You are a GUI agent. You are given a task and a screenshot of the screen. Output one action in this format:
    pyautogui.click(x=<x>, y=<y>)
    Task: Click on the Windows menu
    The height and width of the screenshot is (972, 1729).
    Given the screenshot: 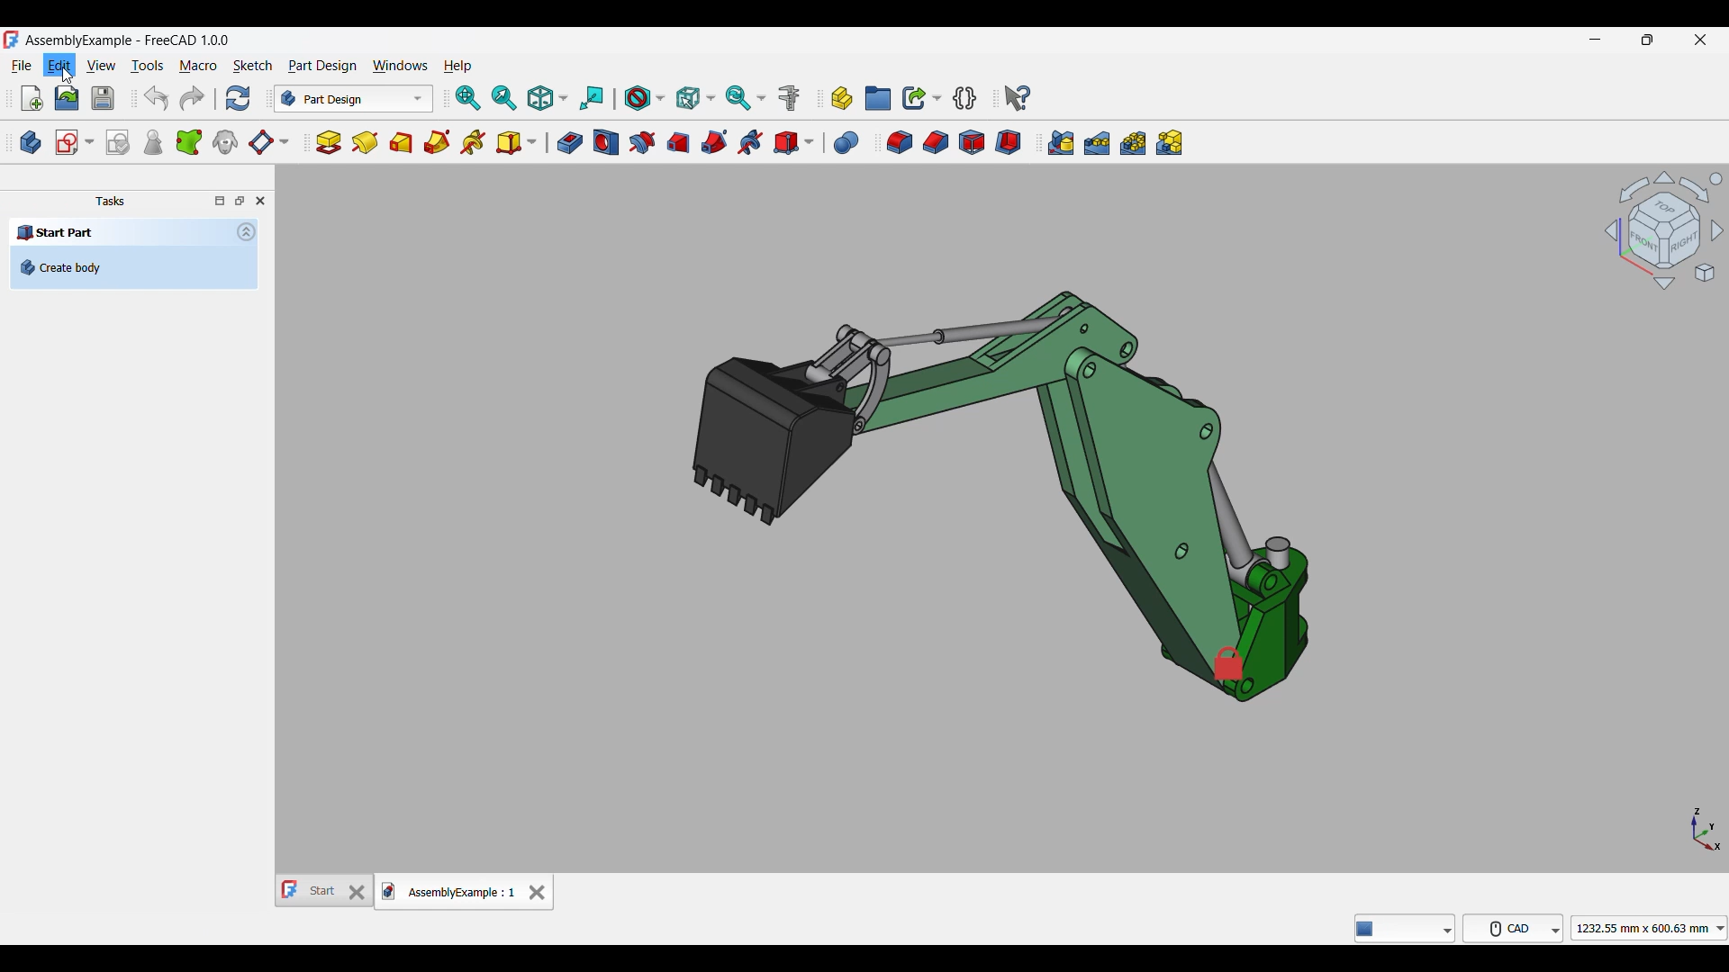 What is the action you would take?
    pyautogui.click(x=400, y=67)
    